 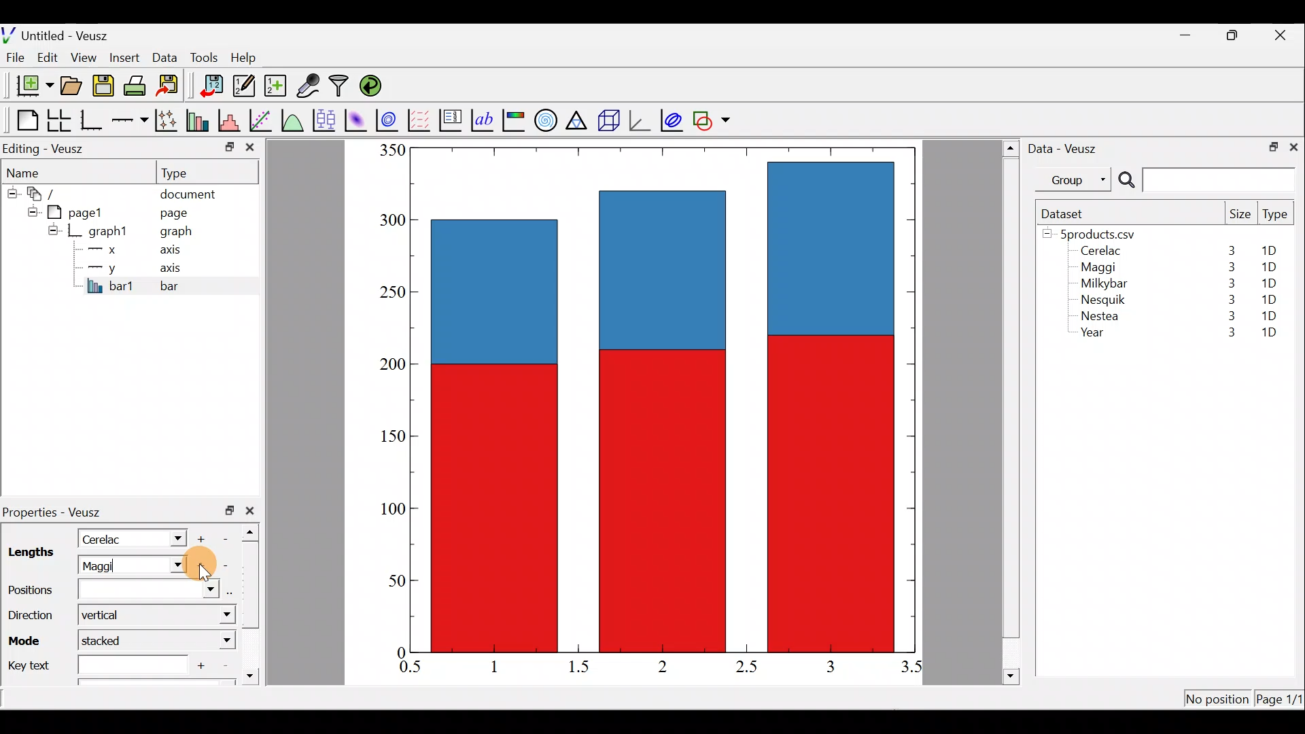 What do you see at coordinates (224, 565) in the screenshot?
I see `remove item` at bounding box center [224, 565].